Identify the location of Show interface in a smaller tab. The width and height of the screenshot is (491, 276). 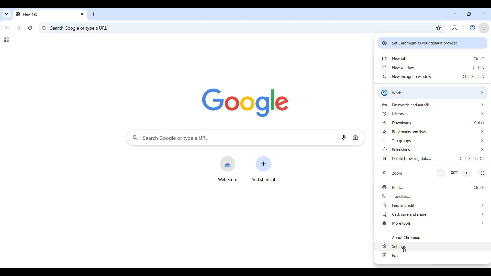
(468, 15).